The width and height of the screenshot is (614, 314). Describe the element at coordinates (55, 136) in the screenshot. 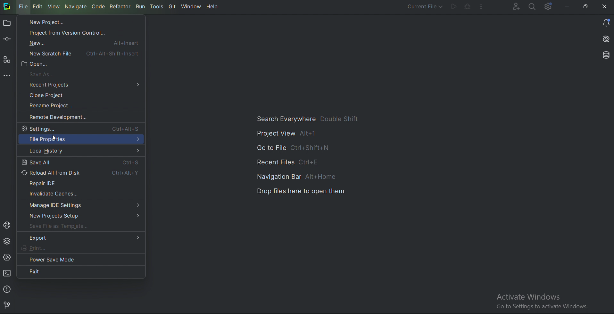

I see `Cursor` at that location.